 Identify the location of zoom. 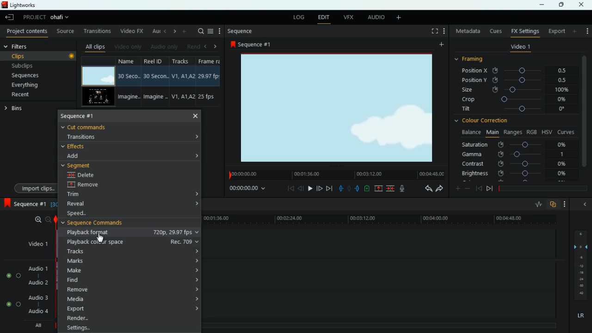
(39, 220).